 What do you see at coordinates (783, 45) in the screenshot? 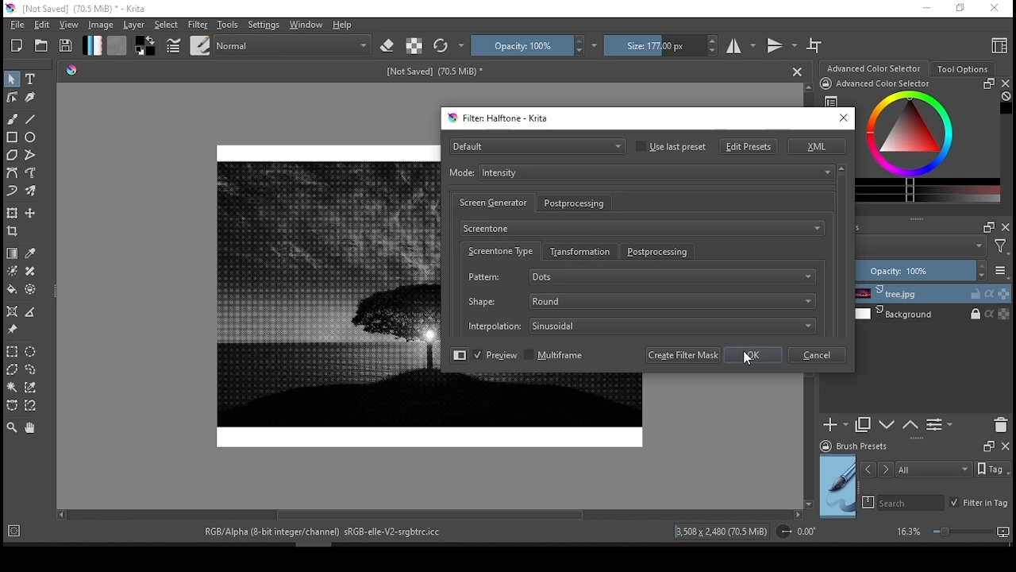
I see `vertical mirror mode` at bounding box center [783, 45].